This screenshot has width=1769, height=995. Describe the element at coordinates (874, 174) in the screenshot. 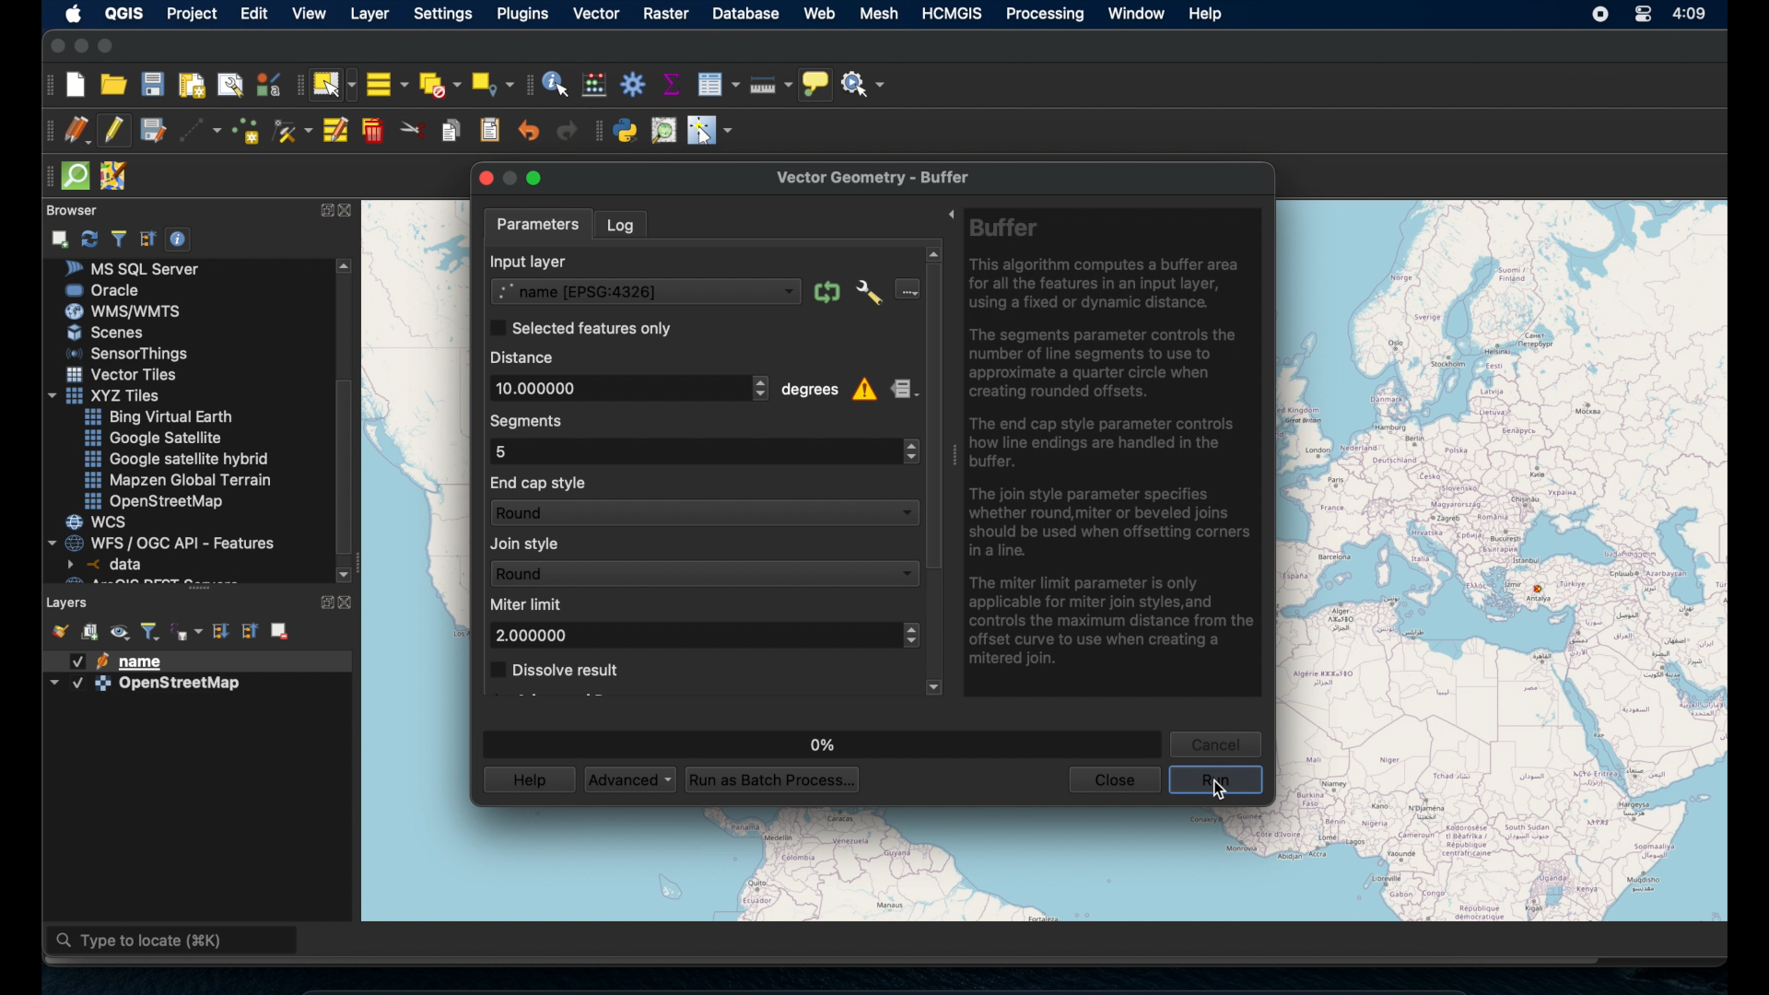

I see `vector geometry - buffer` at that location.